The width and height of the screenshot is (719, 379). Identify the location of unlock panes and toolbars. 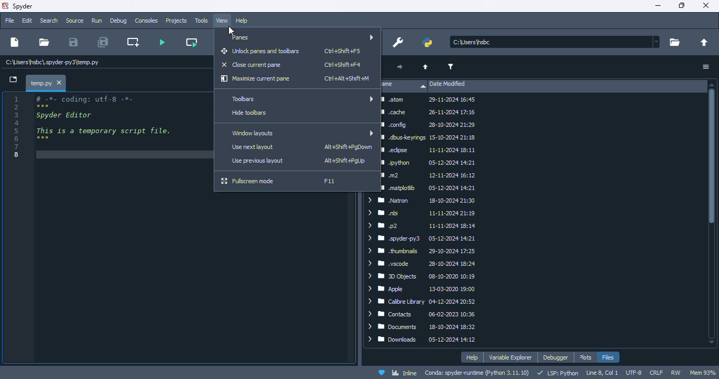
(261, 51).